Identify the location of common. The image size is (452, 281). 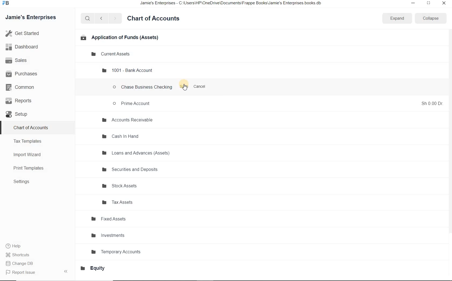
(25, 88).